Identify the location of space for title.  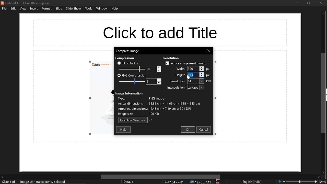
(165, 31).